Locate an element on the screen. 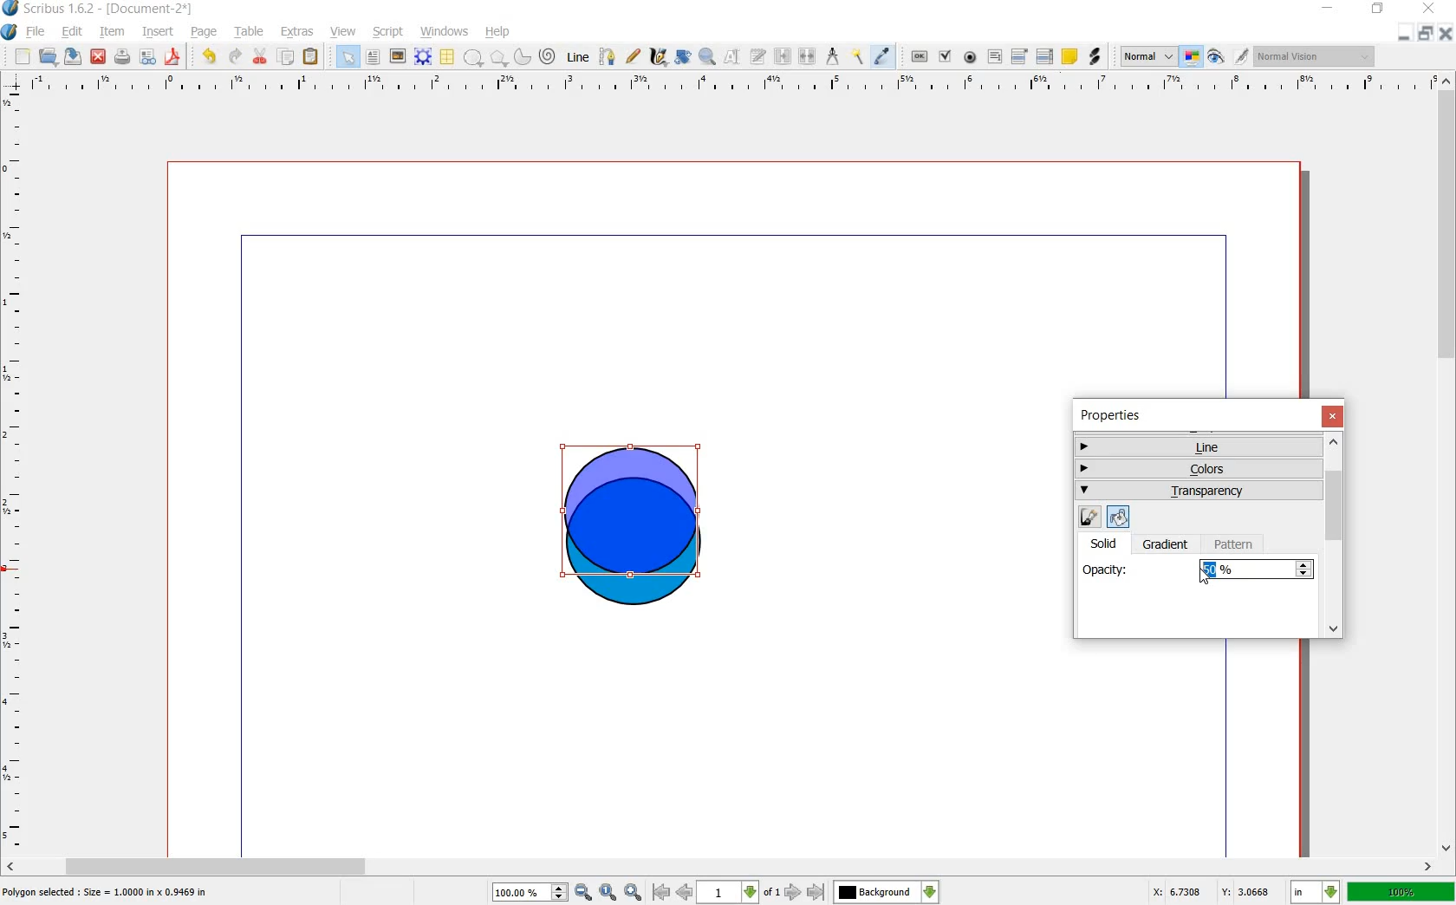 The height and width of the screenshot is (905, 1456). normal  is located at coordinates (1146, 56).